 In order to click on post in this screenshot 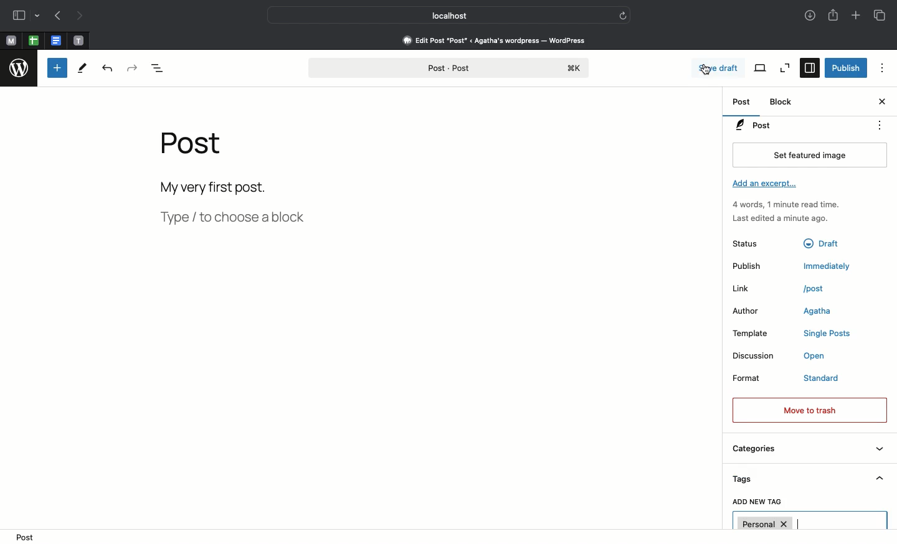, I will do `click(815, 289)`.